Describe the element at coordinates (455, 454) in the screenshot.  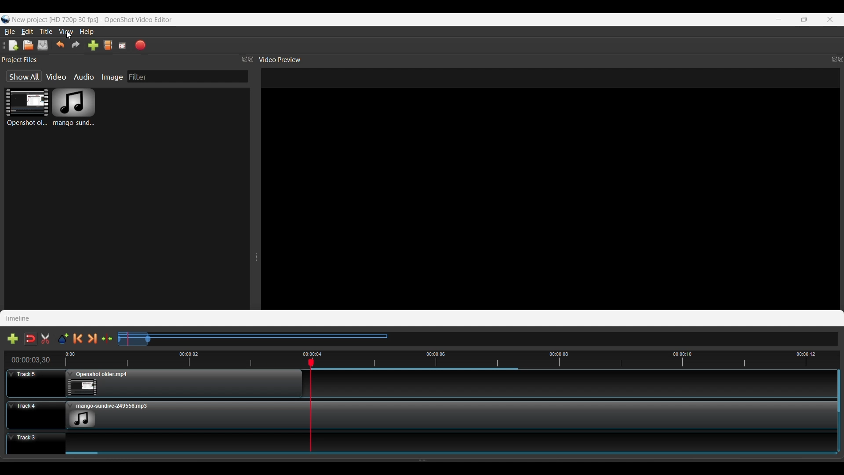
I see `Slider` at that location.